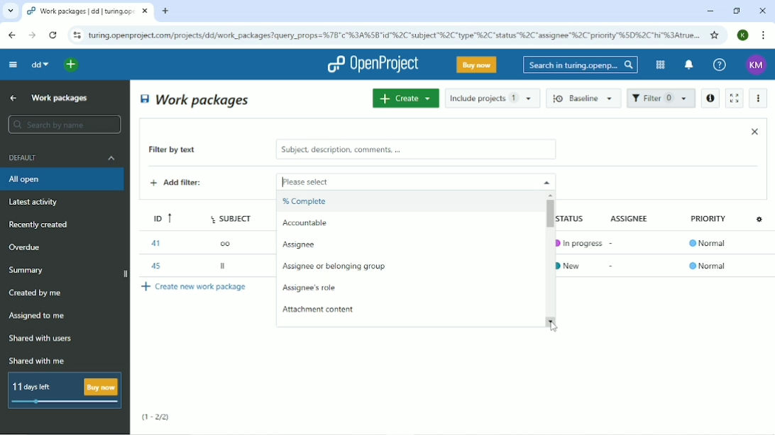 The height and width of the screenshot is (435, 775). Describe the element at coordinates (578, 241) in the screenshot. I see `In progress` at that location.